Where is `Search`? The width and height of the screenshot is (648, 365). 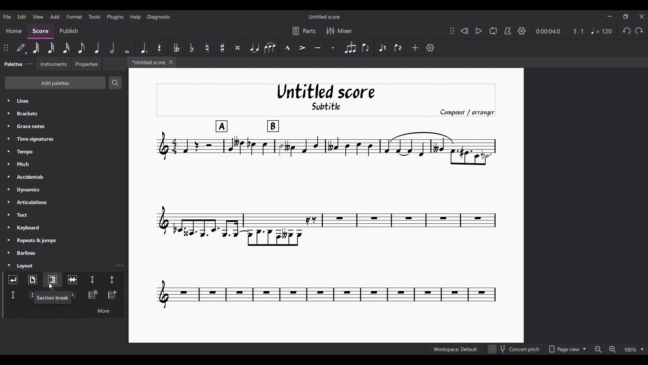 Search is located at coordinates (114, 83).